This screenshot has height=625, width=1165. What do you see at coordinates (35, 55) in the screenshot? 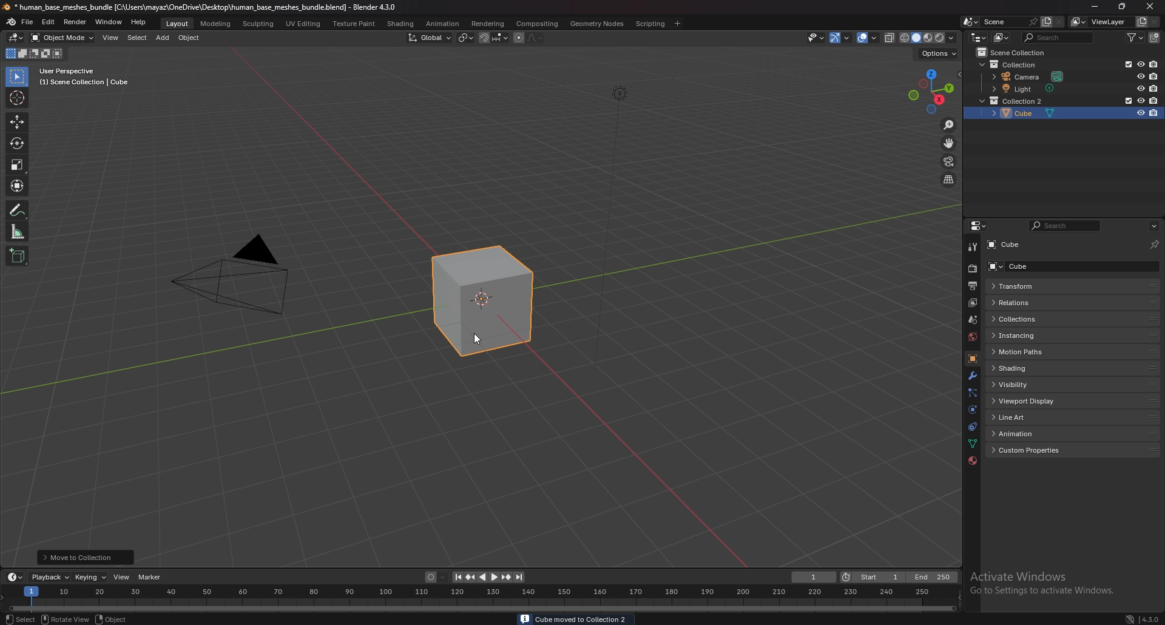
I see `mode` at bounding box center [35, 55].